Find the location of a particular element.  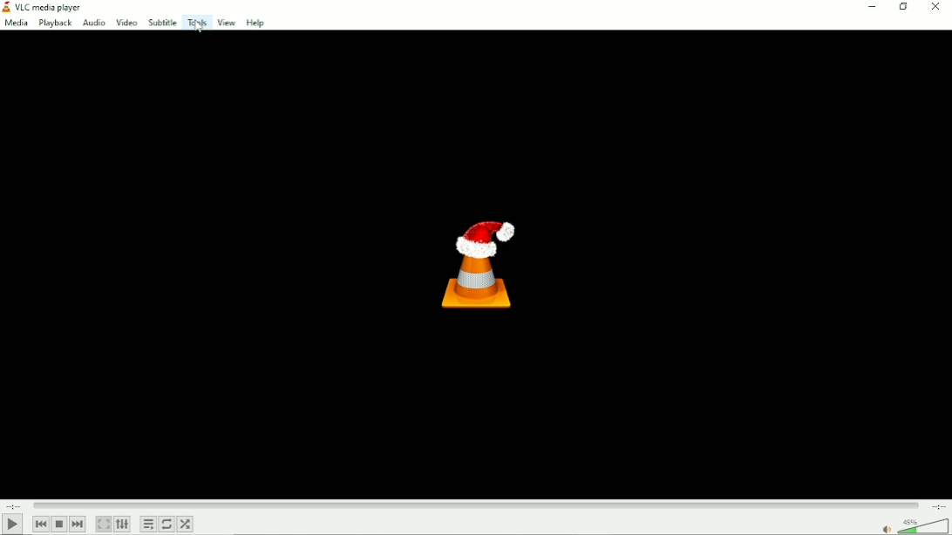

Toggle playlist is located at coordinates (148, 525).